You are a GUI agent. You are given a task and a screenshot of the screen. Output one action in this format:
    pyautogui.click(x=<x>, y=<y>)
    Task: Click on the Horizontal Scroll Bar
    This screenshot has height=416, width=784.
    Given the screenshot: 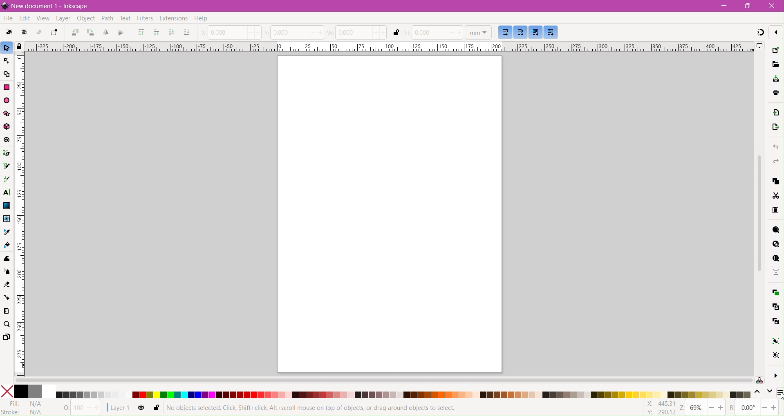 What is the action you would take?
    pyautogui.click(x=382, y=380)
    